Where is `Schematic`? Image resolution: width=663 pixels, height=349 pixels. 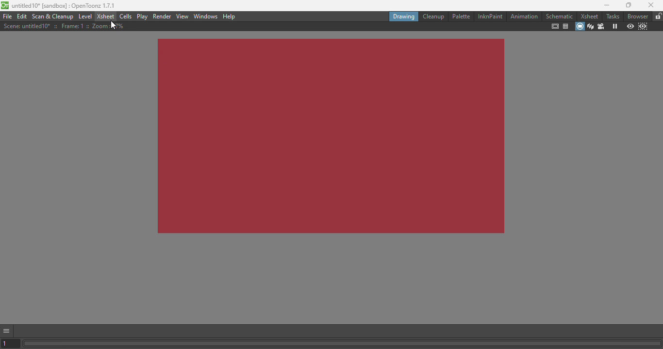 Schematic is located at coordinates (560, 16).